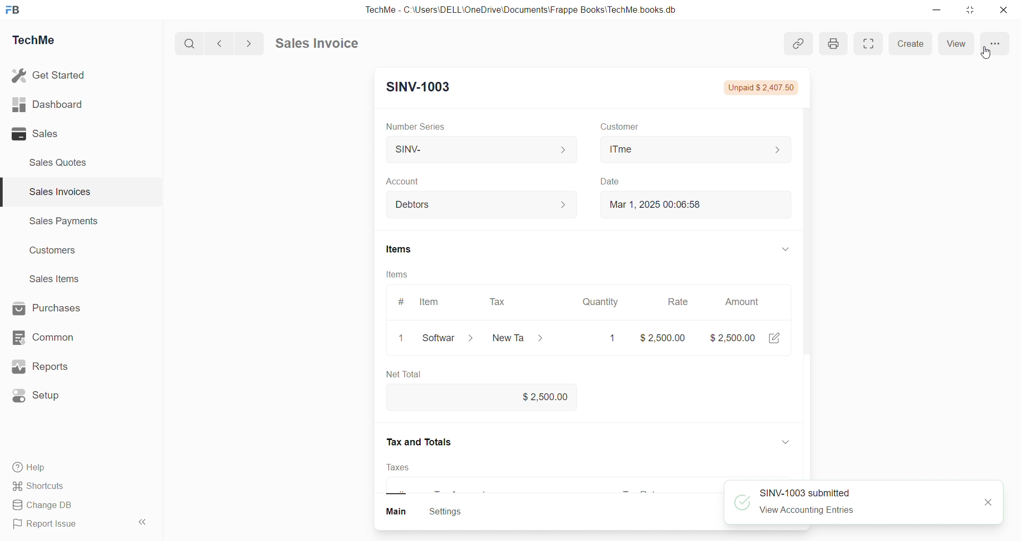 The image size is (1021, 541). Describe the element at coordinates (55, 193) in the screenshot. I see `Sales Invoices` at that location.